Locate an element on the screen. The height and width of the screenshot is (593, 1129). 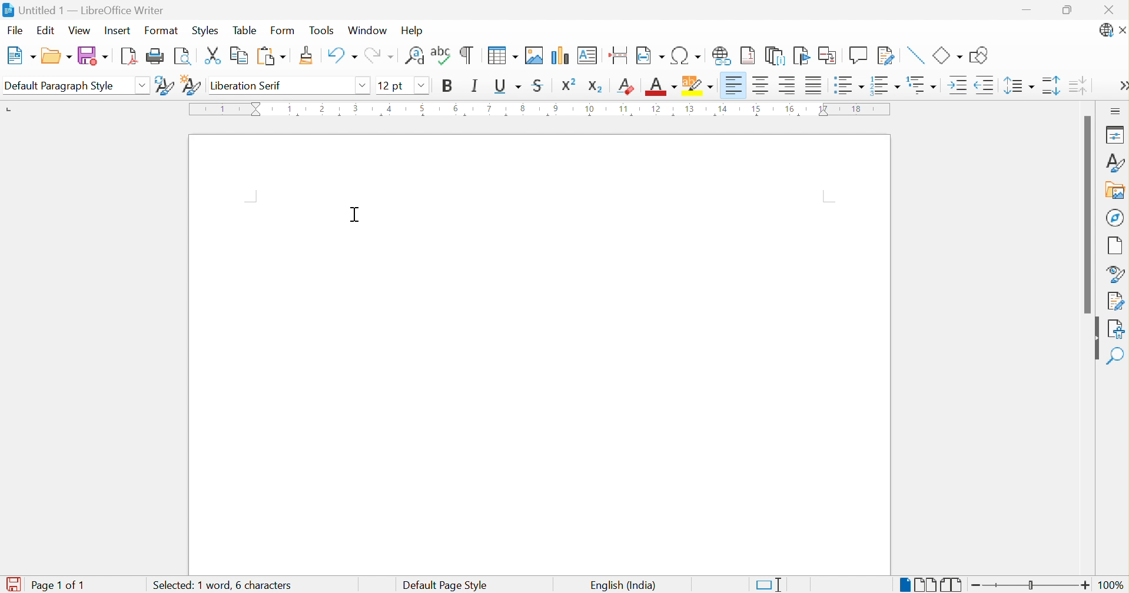
Find and Replace is located at coordinates (415, 55).